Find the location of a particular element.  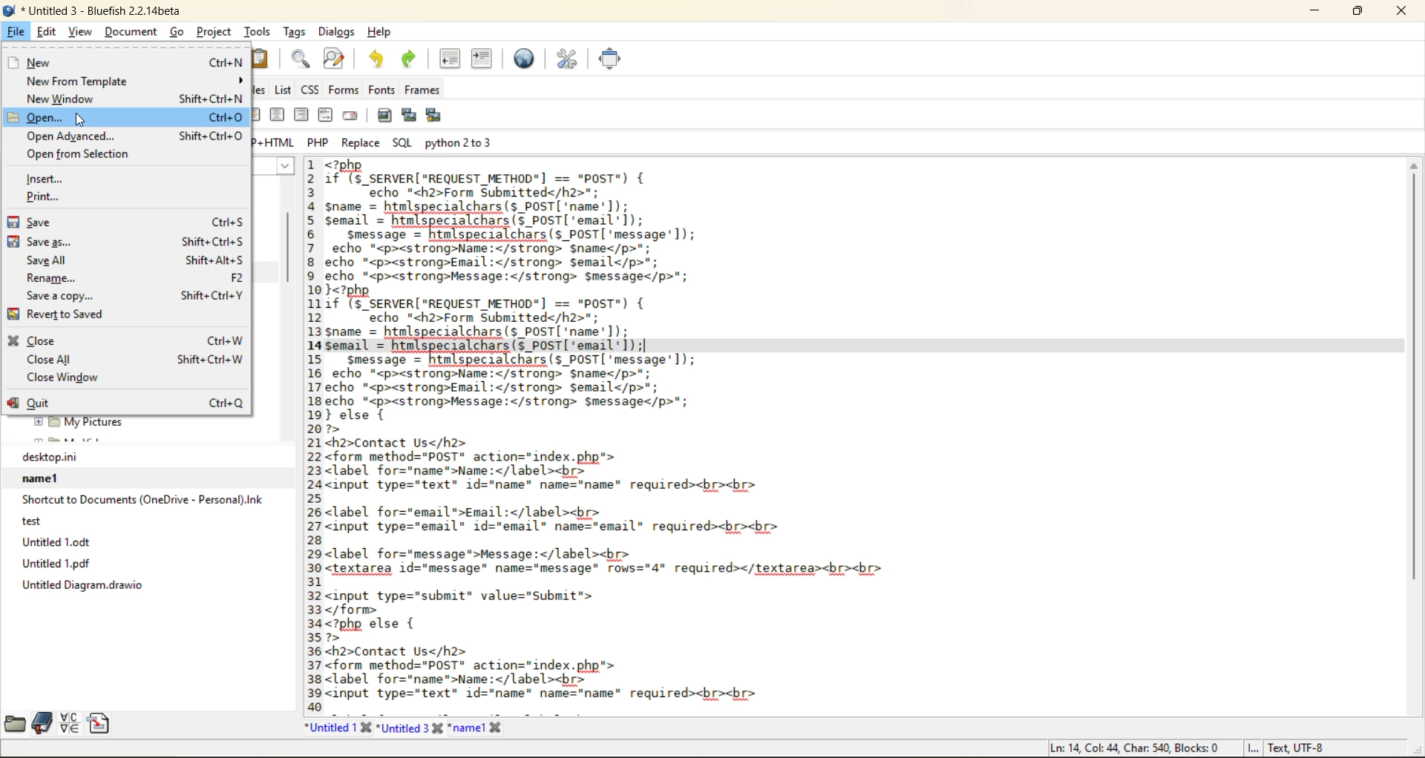

php is located at coordinates (321, 142).